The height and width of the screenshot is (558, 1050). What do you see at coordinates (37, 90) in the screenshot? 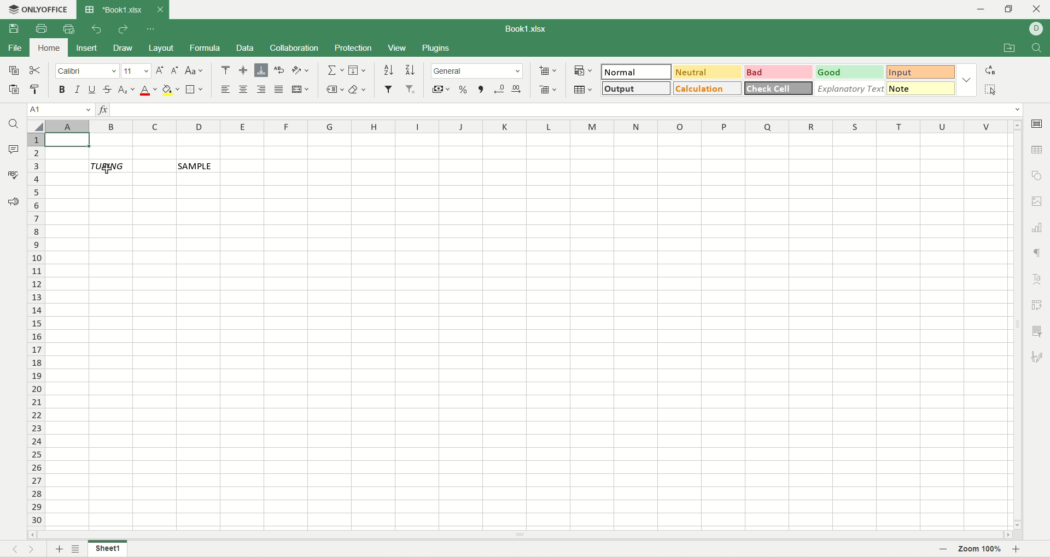
I see `copy style` at bounding box center [37, 90].